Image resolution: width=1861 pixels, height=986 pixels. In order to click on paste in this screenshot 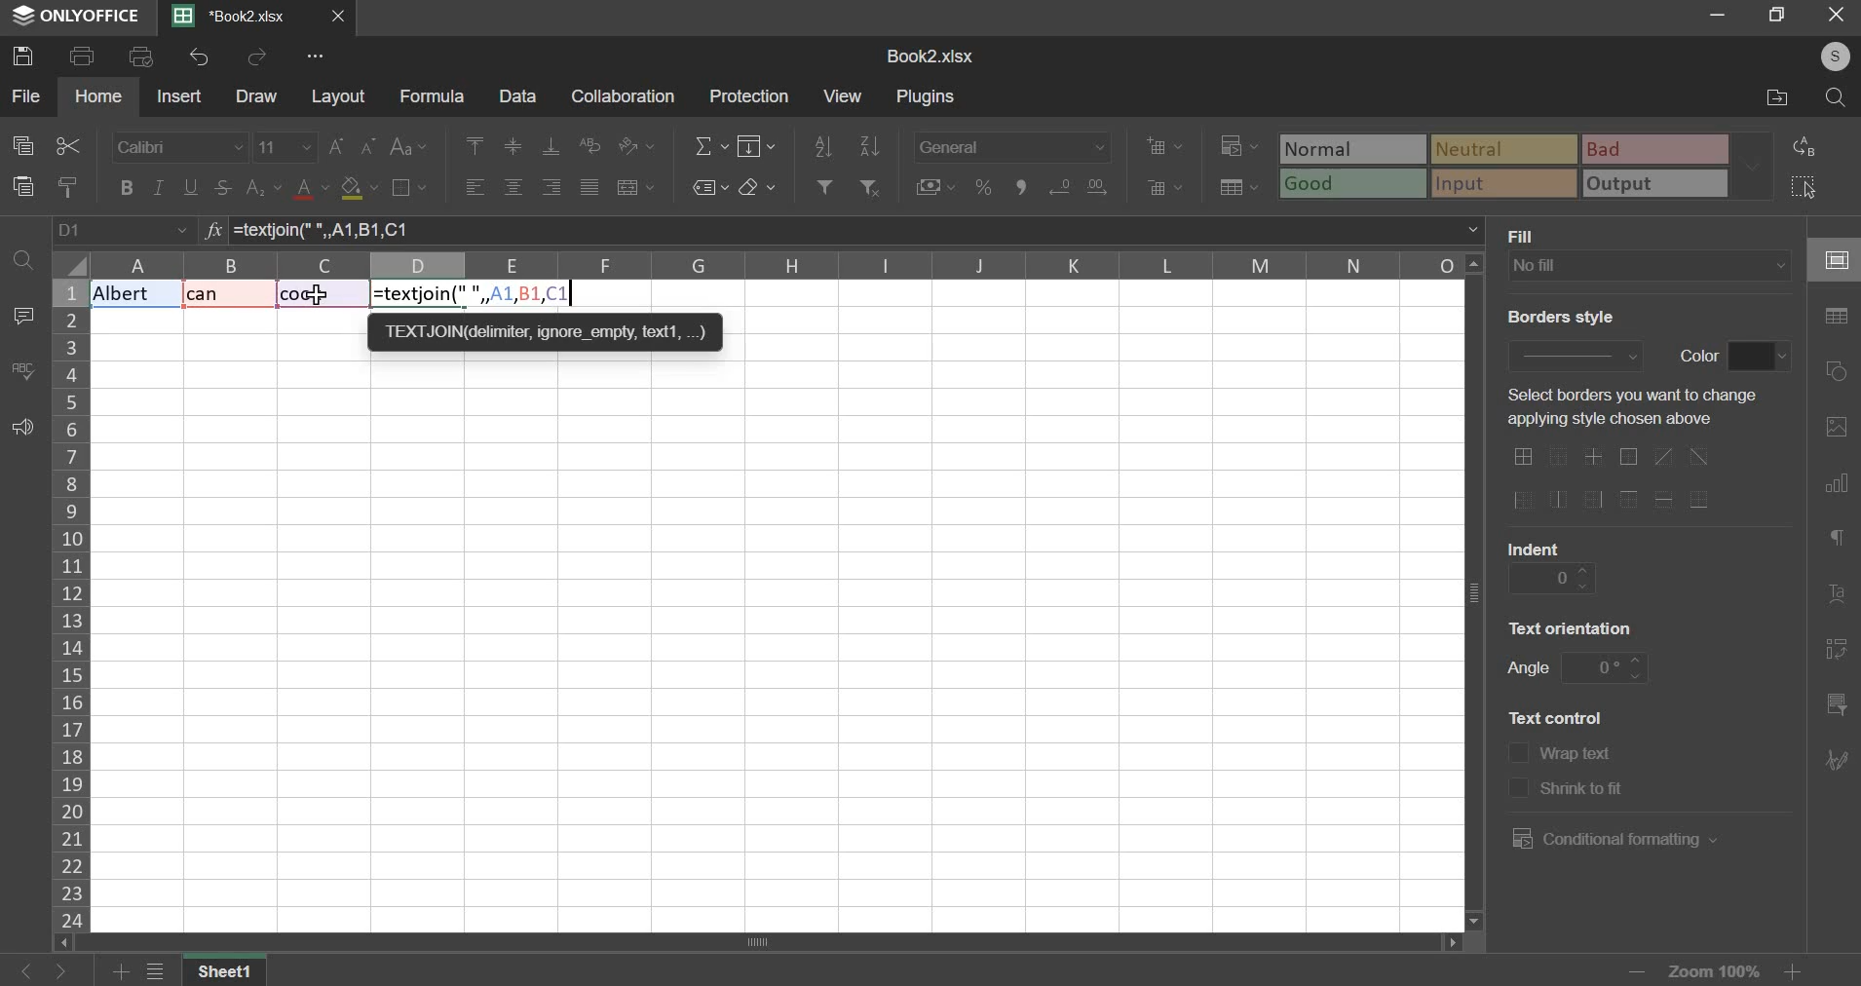, I will do `click(23, 186)`.